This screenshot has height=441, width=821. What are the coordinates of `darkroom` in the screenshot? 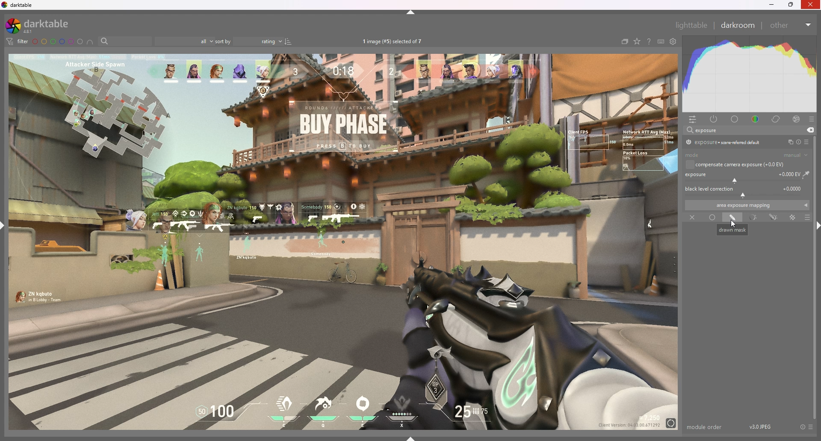 It's located at (737, 25).